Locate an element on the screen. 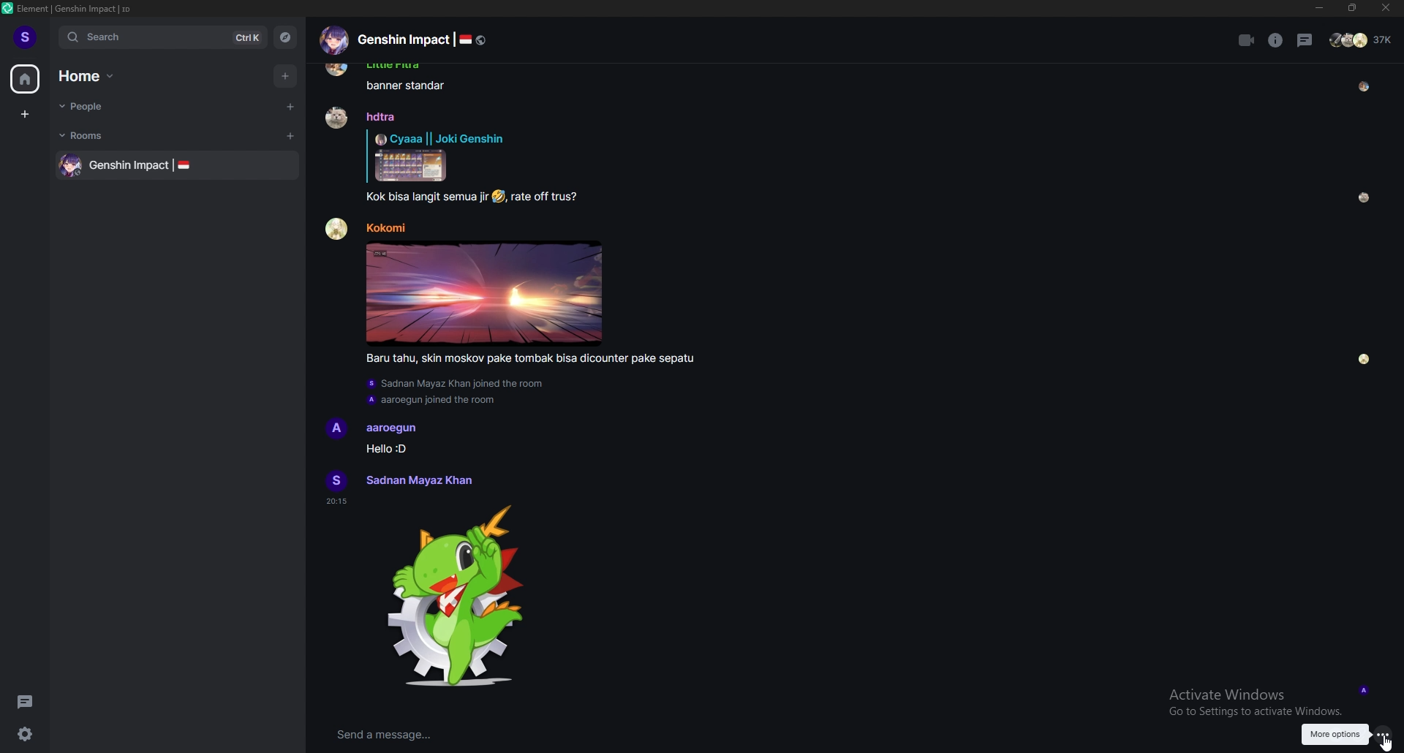 This screenshot has width=1404, height=753. quick settings is located at coordinates (25, 733).